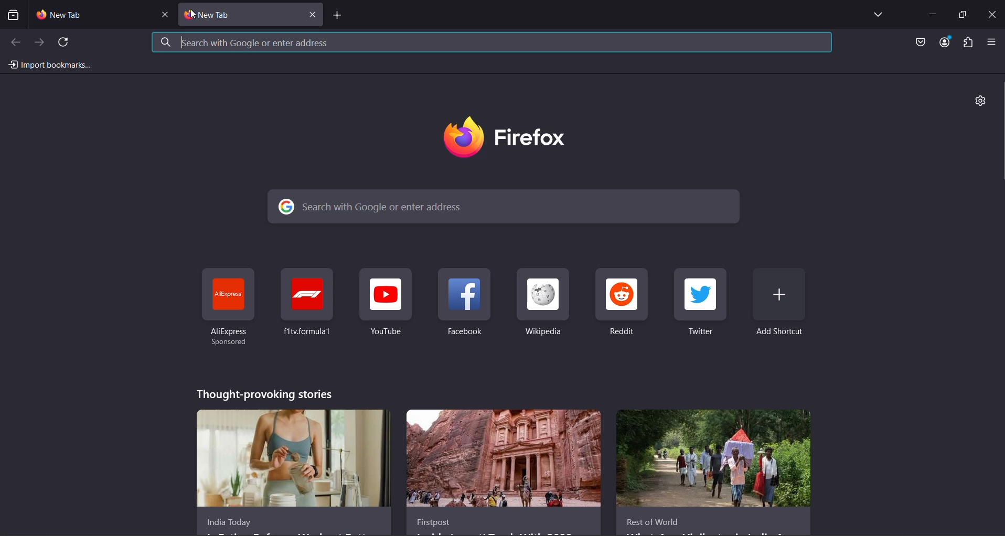 The width and height of the screenshot is (1005, 536). What do you see at coordinates (313, 15) in the screenshot?
I see `close tab` at bounding box center [313, 15].